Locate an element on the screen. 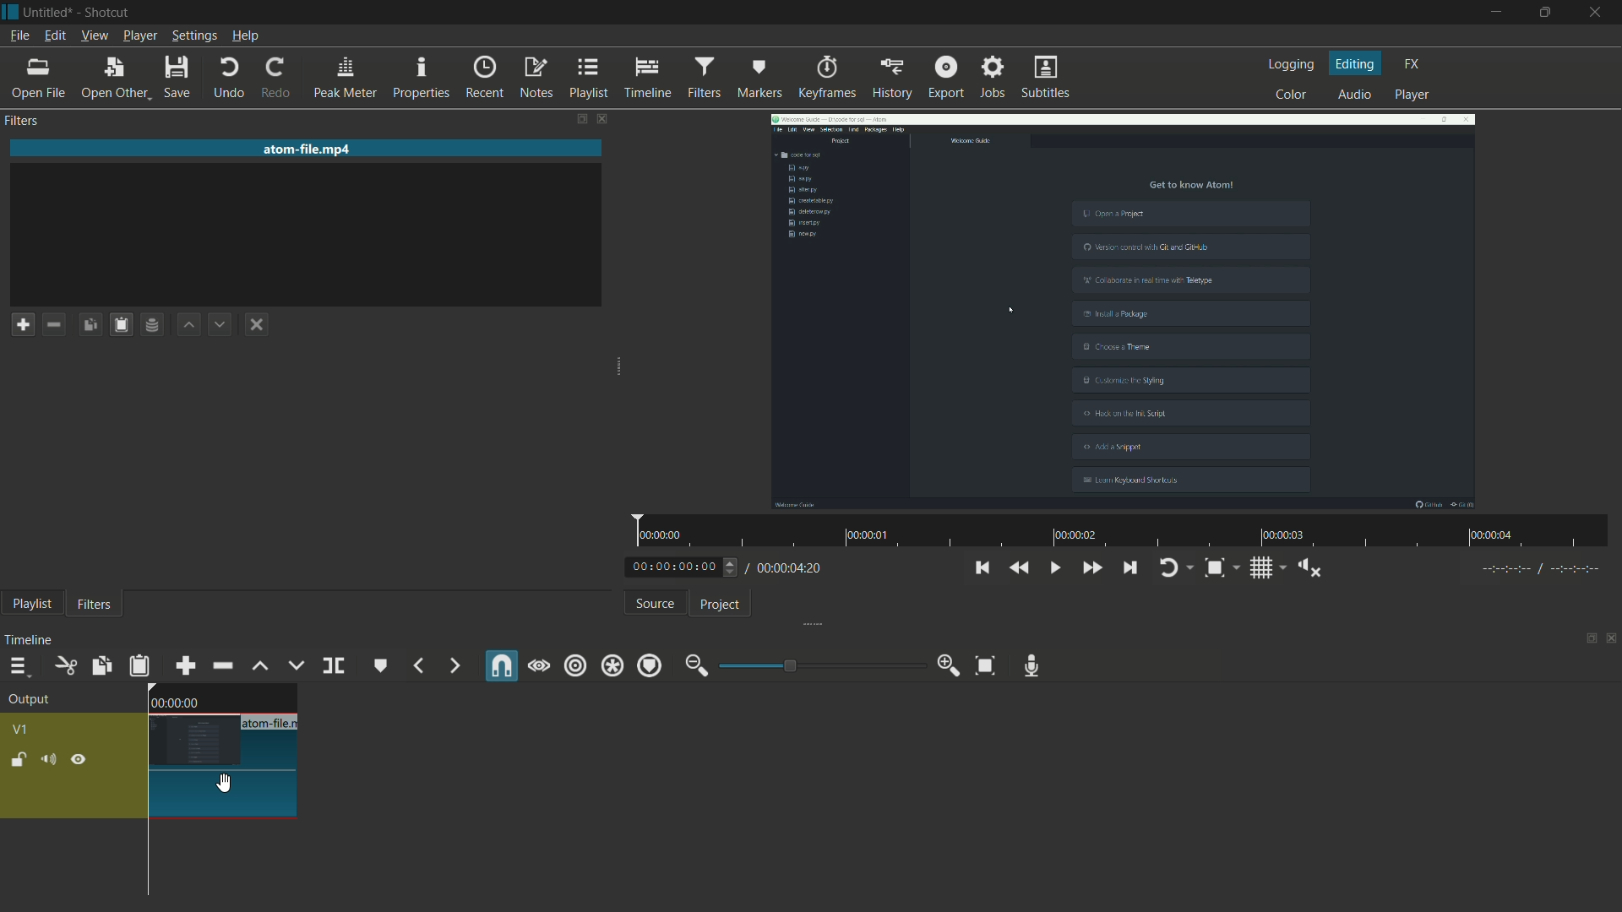  audio is located at coordinates (1356, 95).